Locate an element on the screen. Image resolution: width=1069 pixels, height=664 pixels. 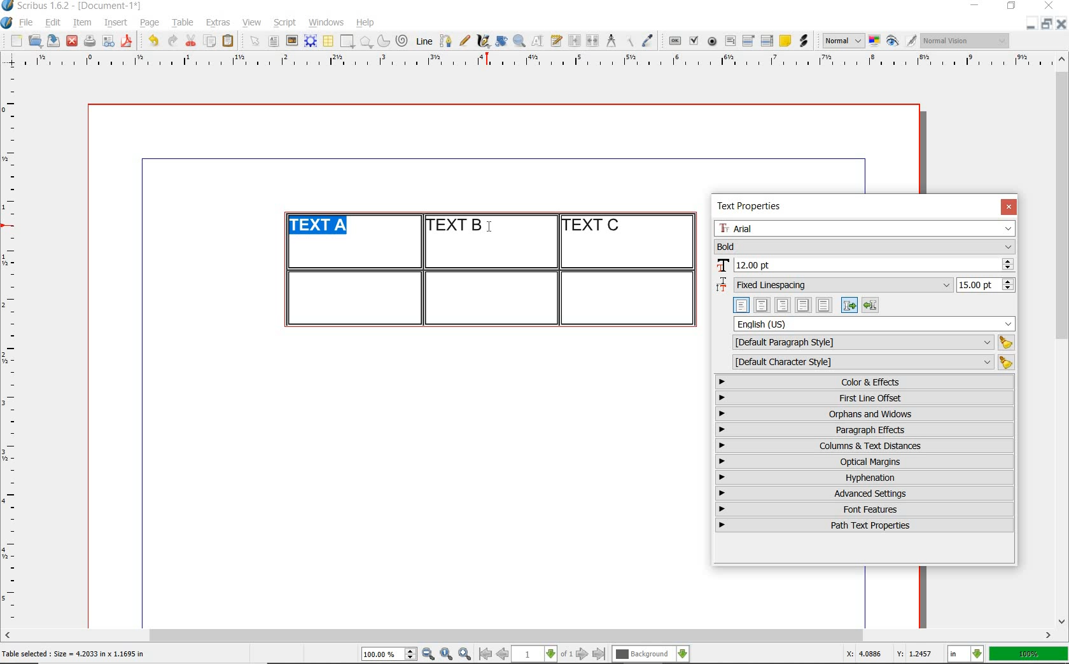
fixed linespacing is located at coordinates (865, 286).